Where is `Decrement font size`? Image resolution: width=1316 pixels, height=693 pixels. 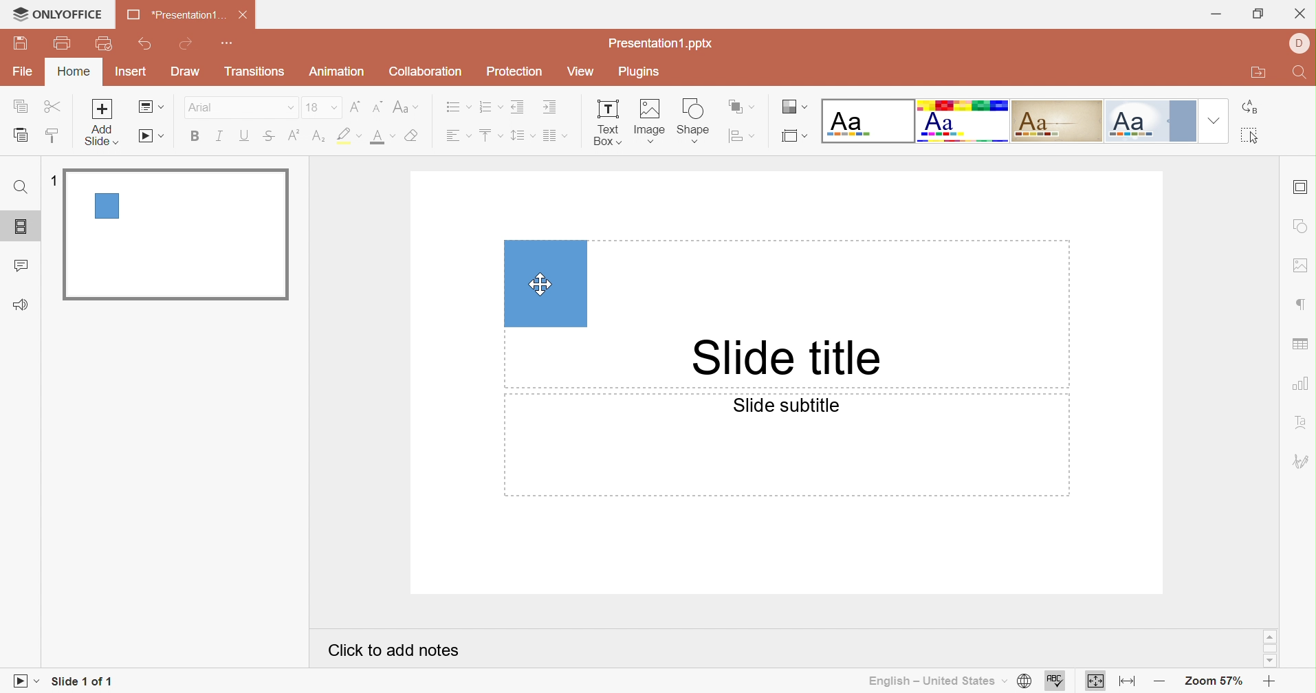
Decrement font size is located at coordinates (377, 107).